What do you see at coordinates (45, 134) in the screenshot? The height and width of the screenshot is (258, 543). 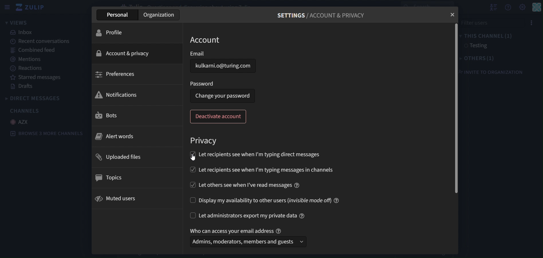 I see `browse 3 more channels` at bounding box center [45, 134].